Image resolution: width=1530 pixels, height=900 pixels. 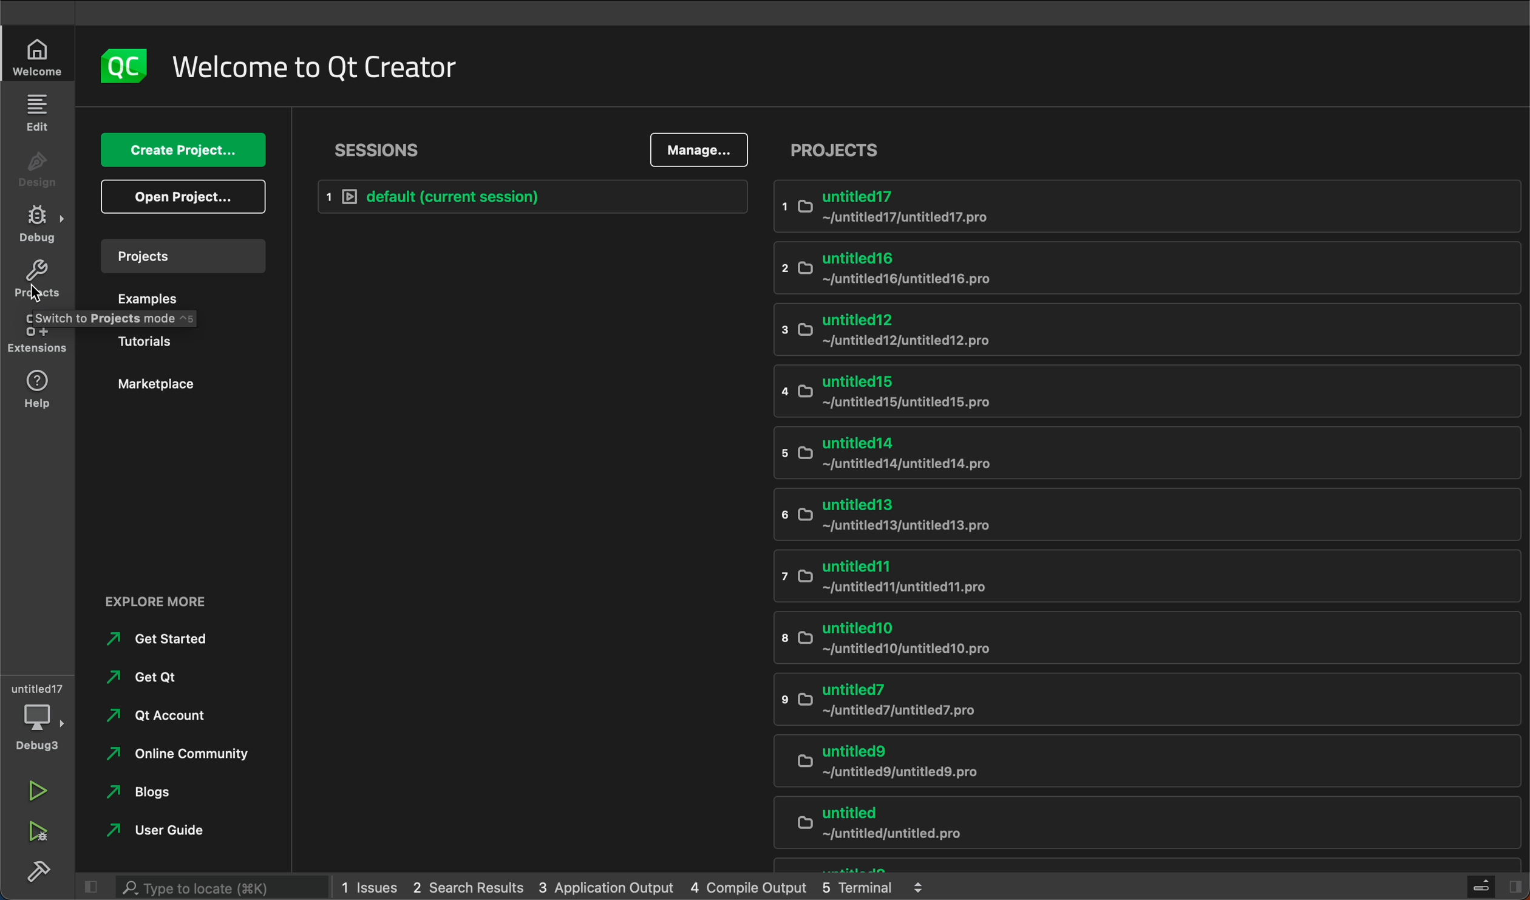 I want to click on terminal, so click(x=883, y=887).